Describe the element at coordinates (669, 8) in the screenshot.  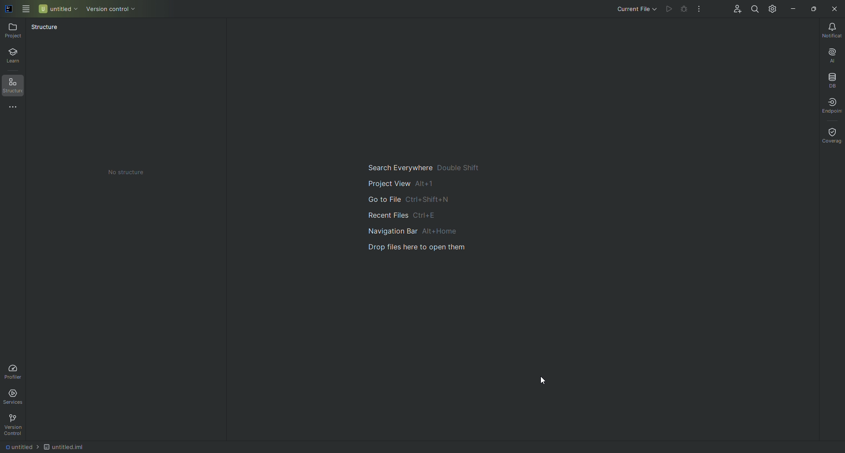
I see `Cannot run file` at that location.